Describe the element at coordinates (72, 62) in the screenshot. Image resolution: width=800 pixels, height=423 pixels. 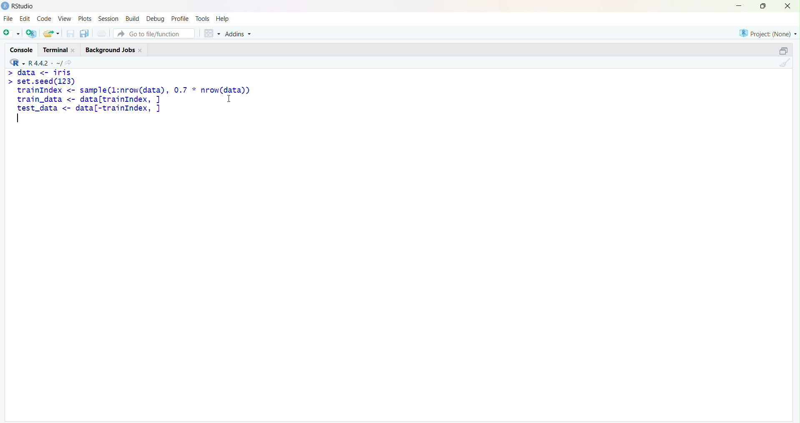
I see `View the current working directory` at that location.